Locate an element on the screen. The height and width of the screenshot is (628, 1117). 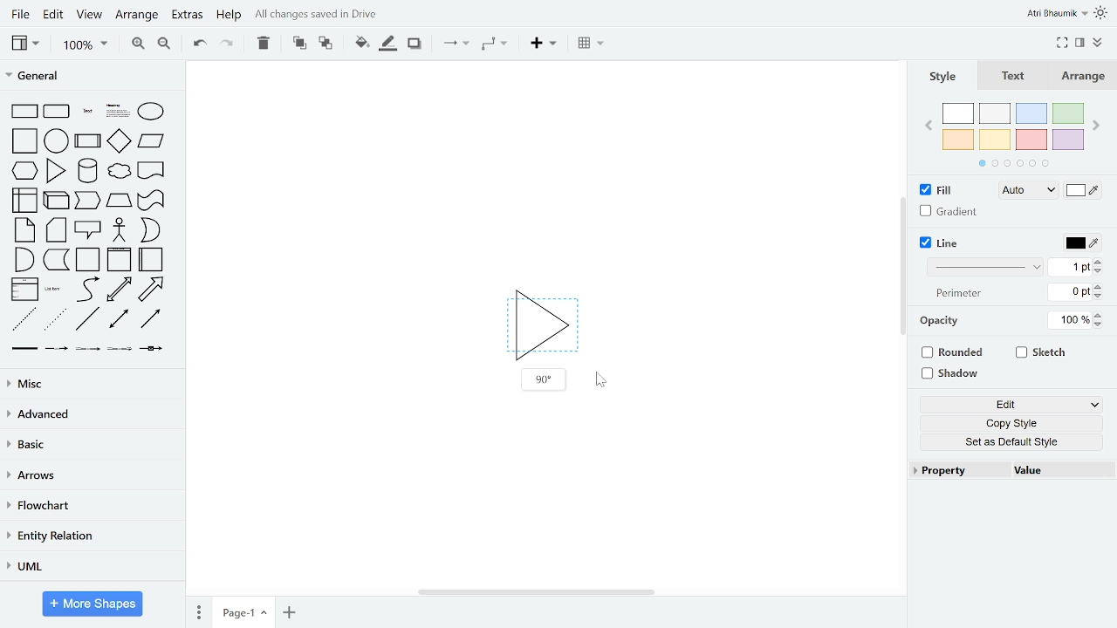
current opacity is located at coordinates (1067, 321).